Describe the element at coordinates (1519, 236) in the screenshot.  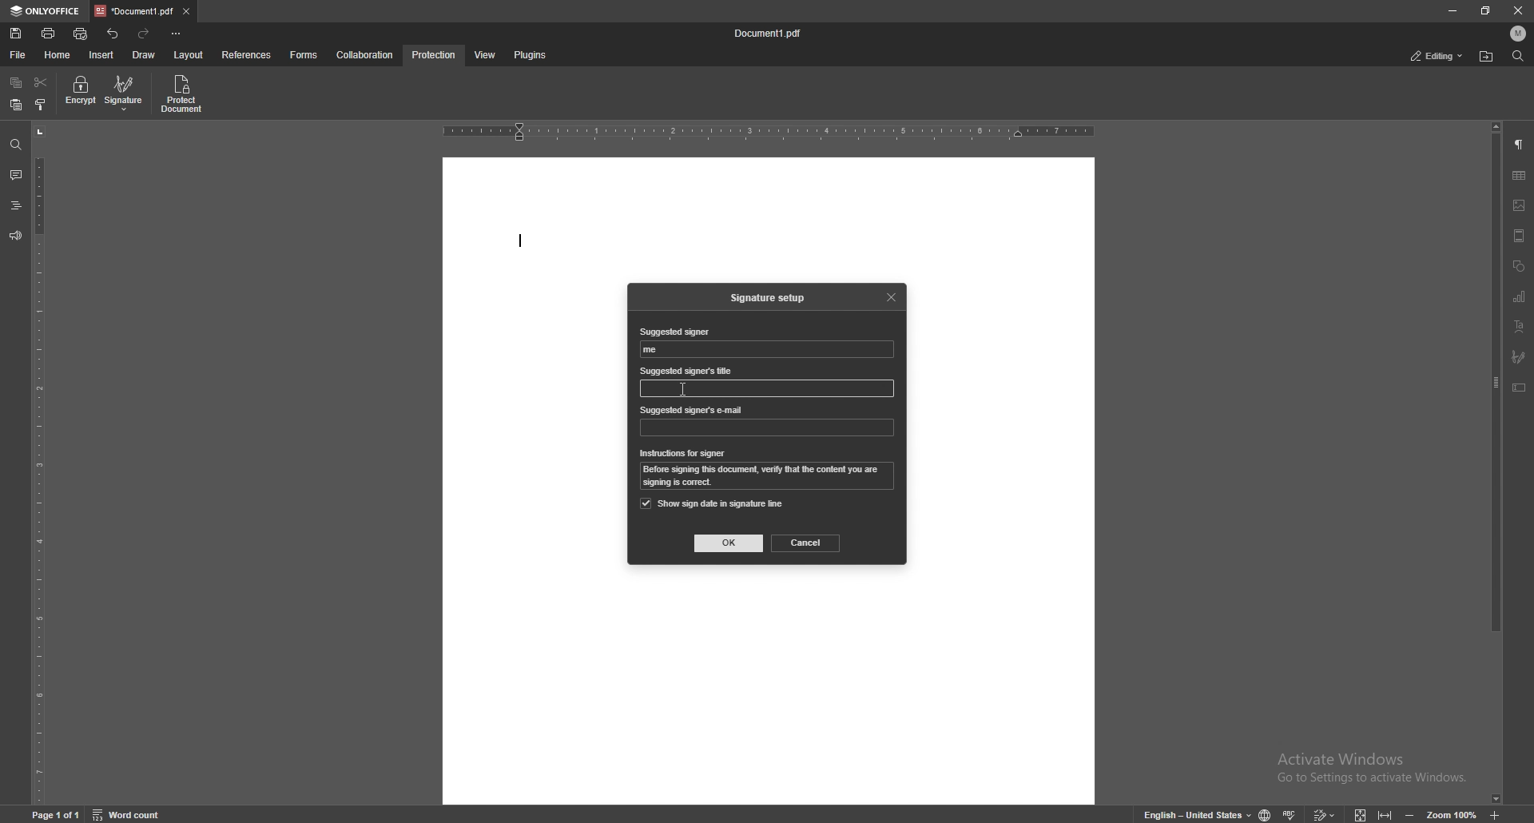
I see `header and footer` at that location.